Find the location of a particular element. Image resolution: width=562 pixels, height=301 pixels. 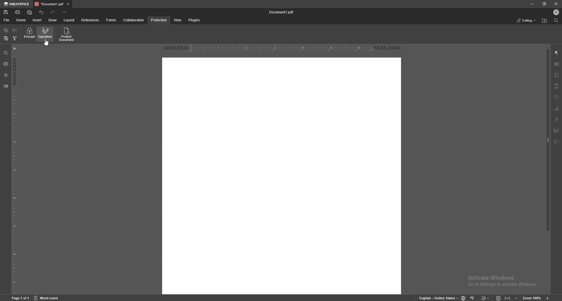

cut is located at coordinates (15, 30).